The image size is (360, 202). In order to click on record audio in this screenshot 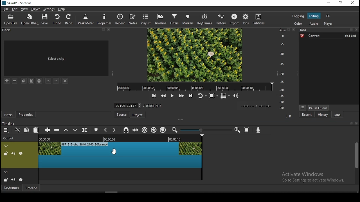, I will do `click(258, 130)`.